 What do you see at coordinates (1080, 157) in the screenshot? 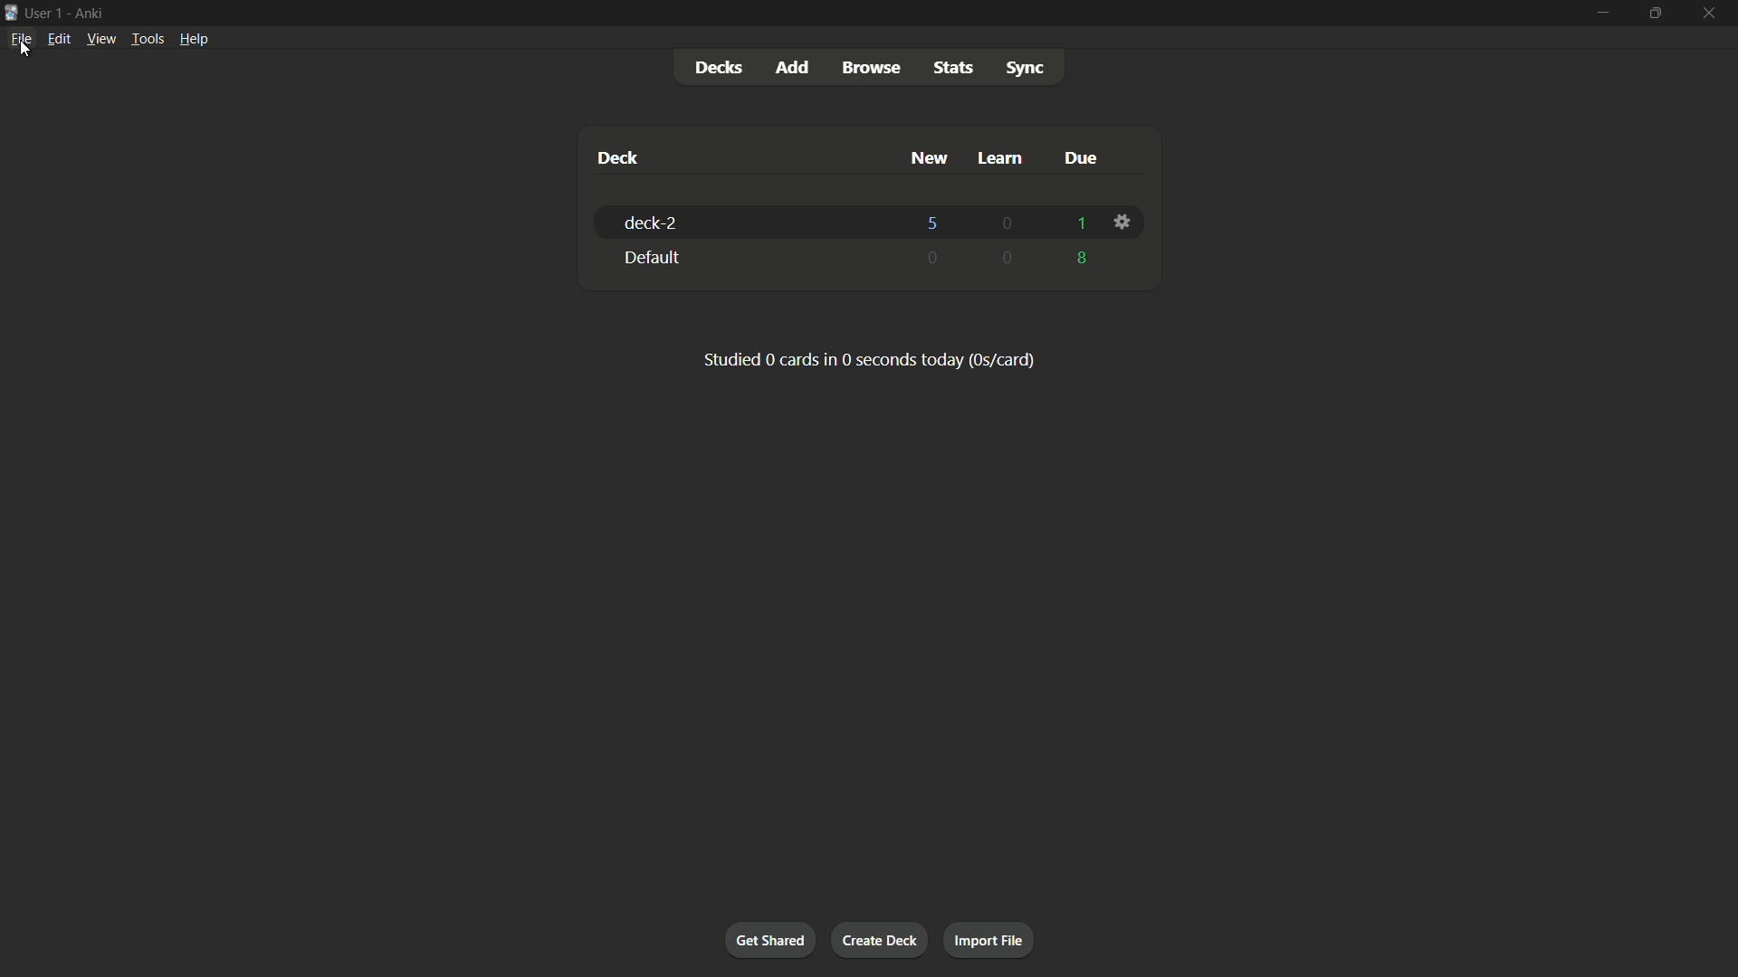
I see `due` at bounding box center [1080, 157].